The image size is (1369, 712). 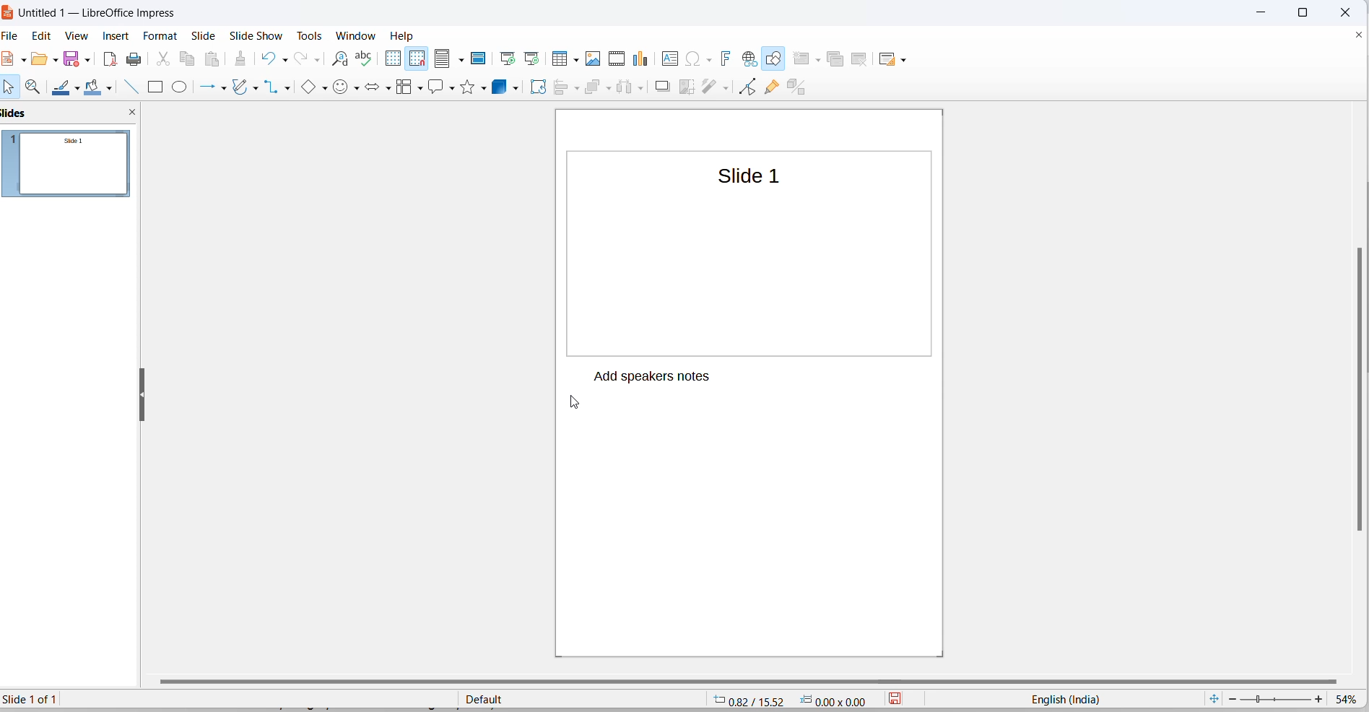 I want to click on table grid, so click(x=575, y=61).